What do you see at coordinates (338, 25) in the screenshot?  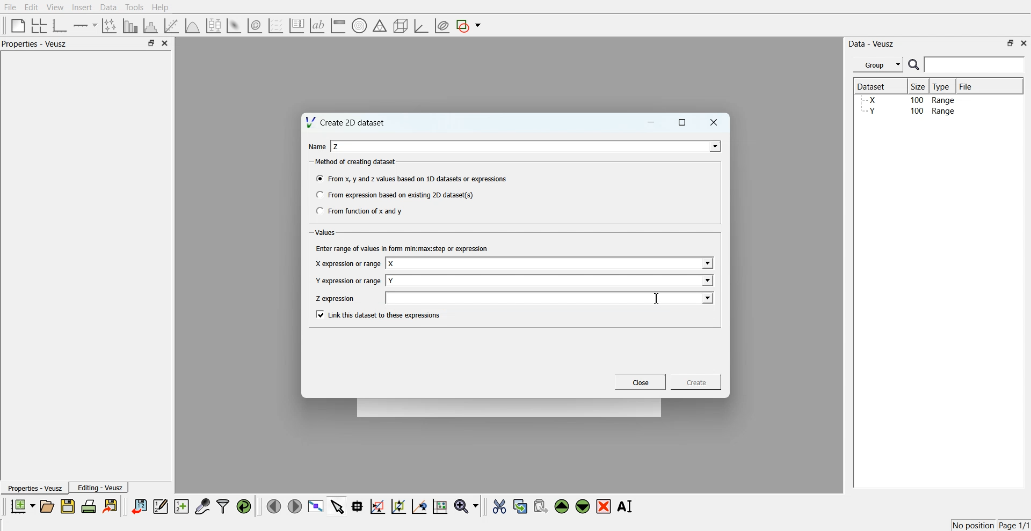 I see `Image color bar` at bounding box center [338, 25].